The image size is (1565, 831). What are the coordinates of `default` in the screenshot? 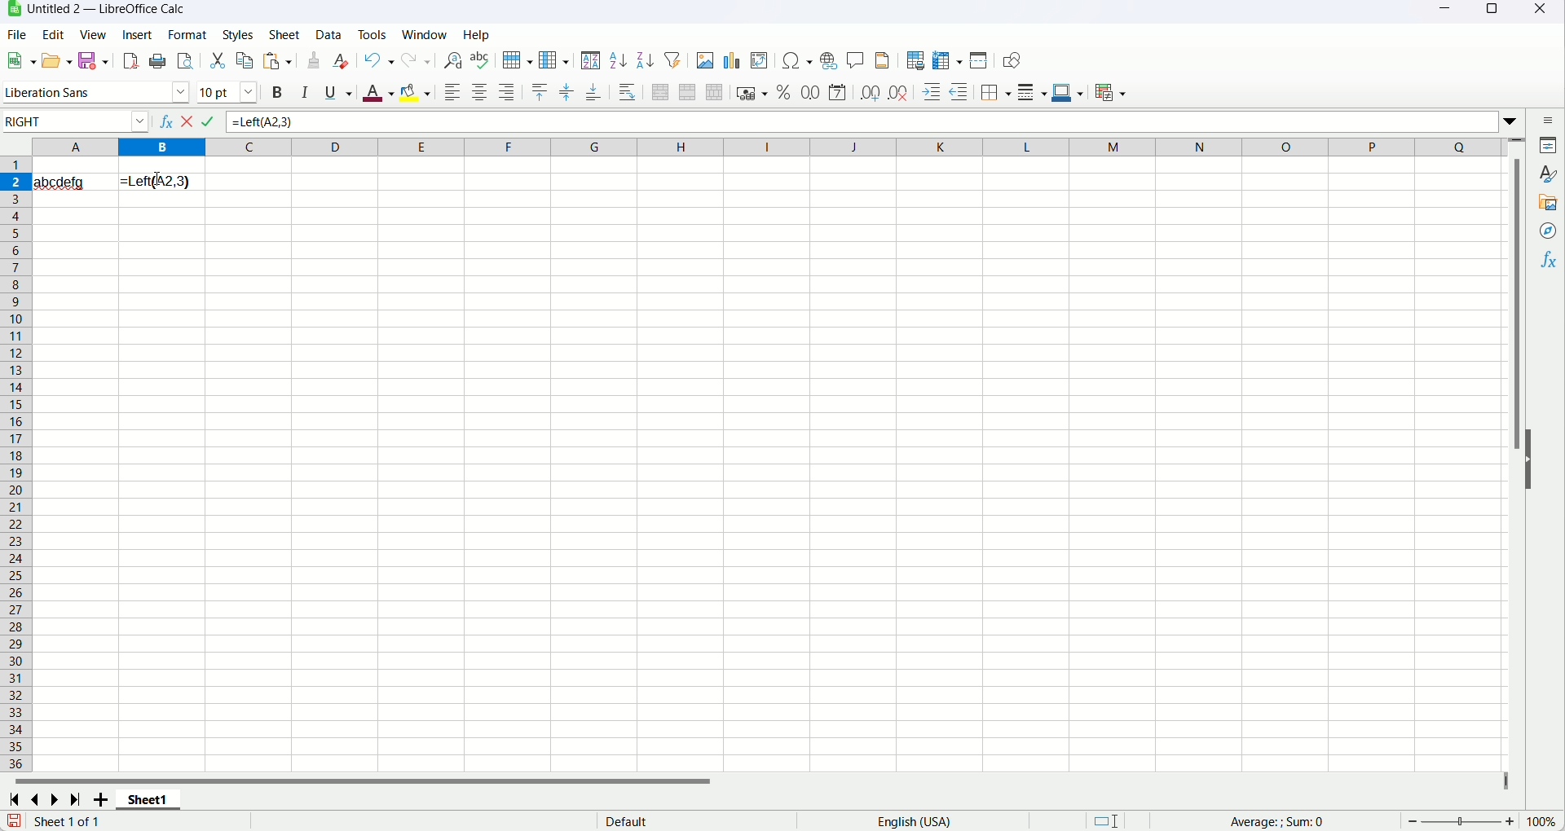 It's located at (627, 820).